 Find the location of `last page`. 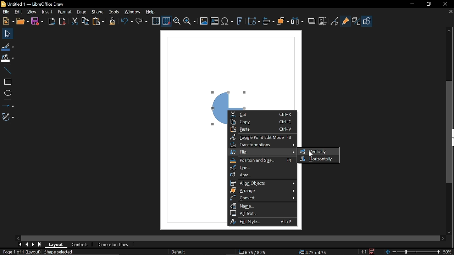

last page is located at coordinates (40, 245).